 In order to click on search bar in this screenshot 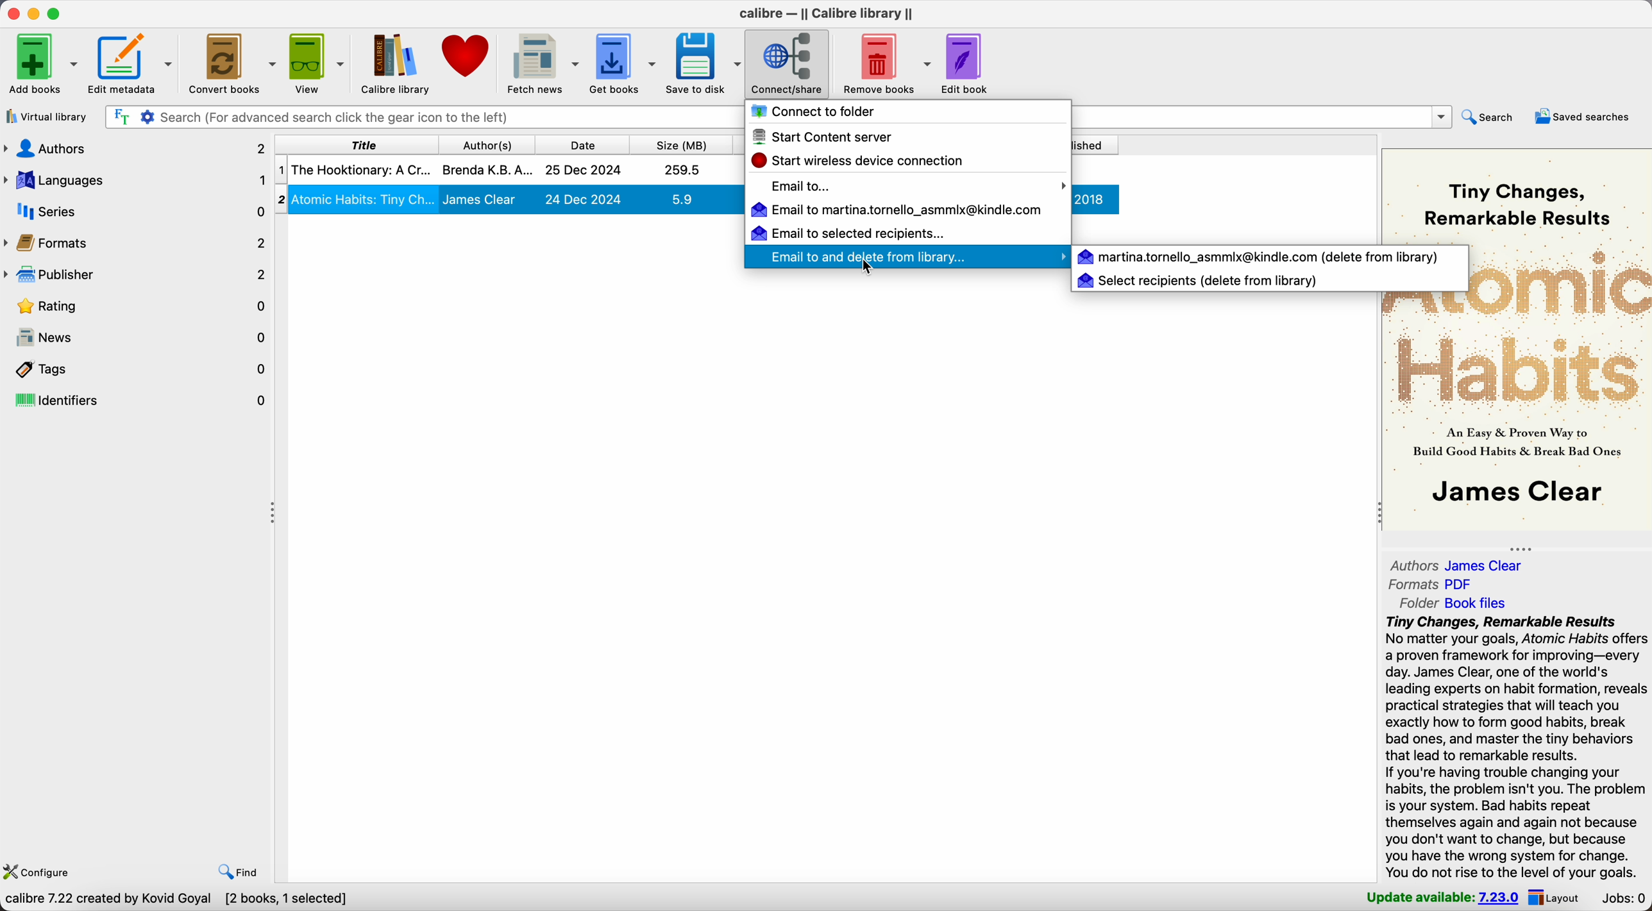, I will do `click(1261, 117)`.